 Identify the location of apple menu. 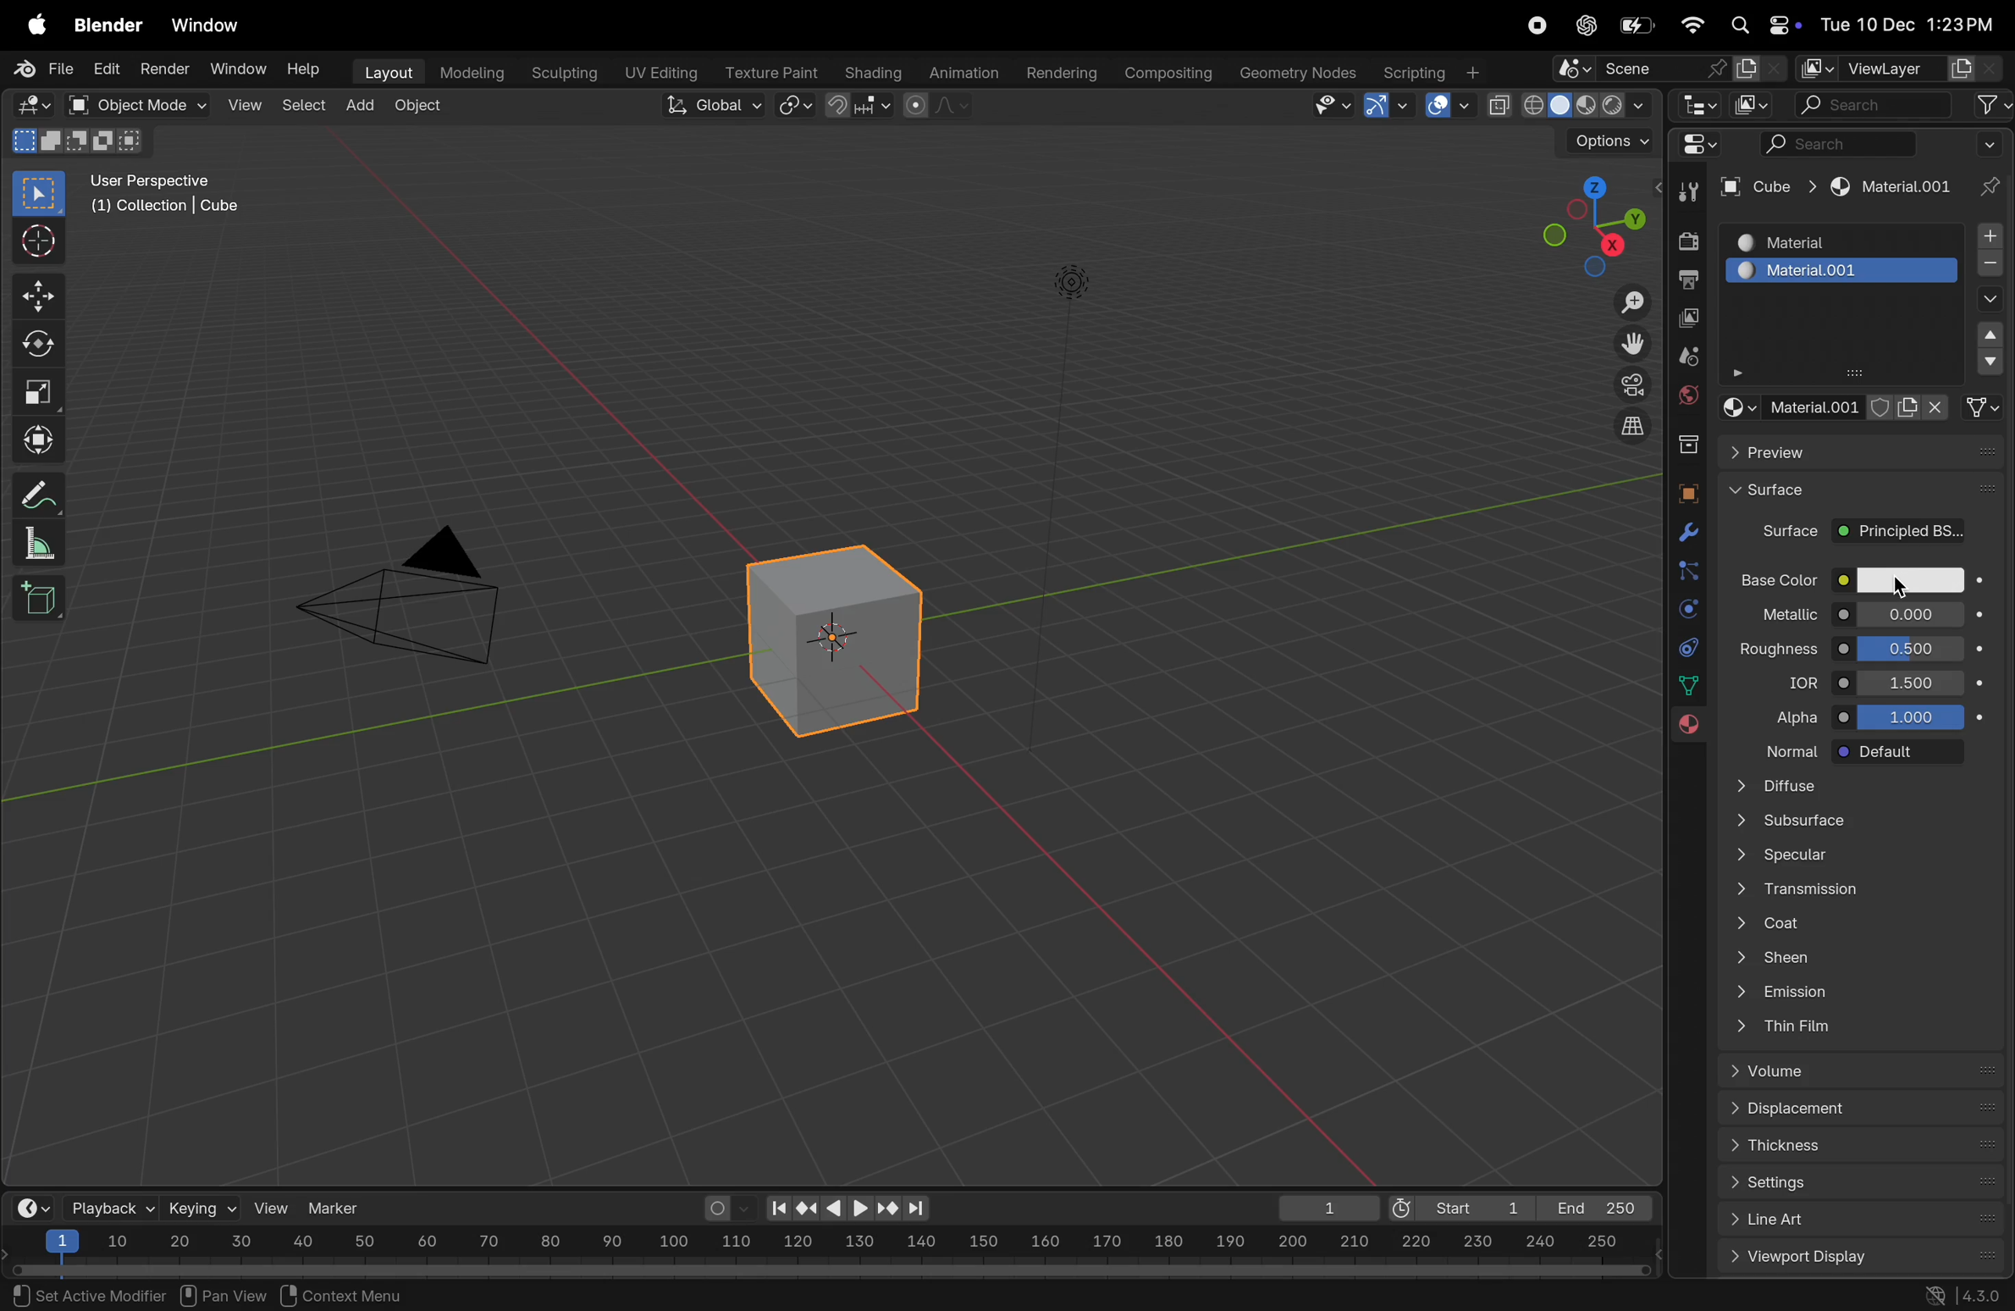
(30, 26).